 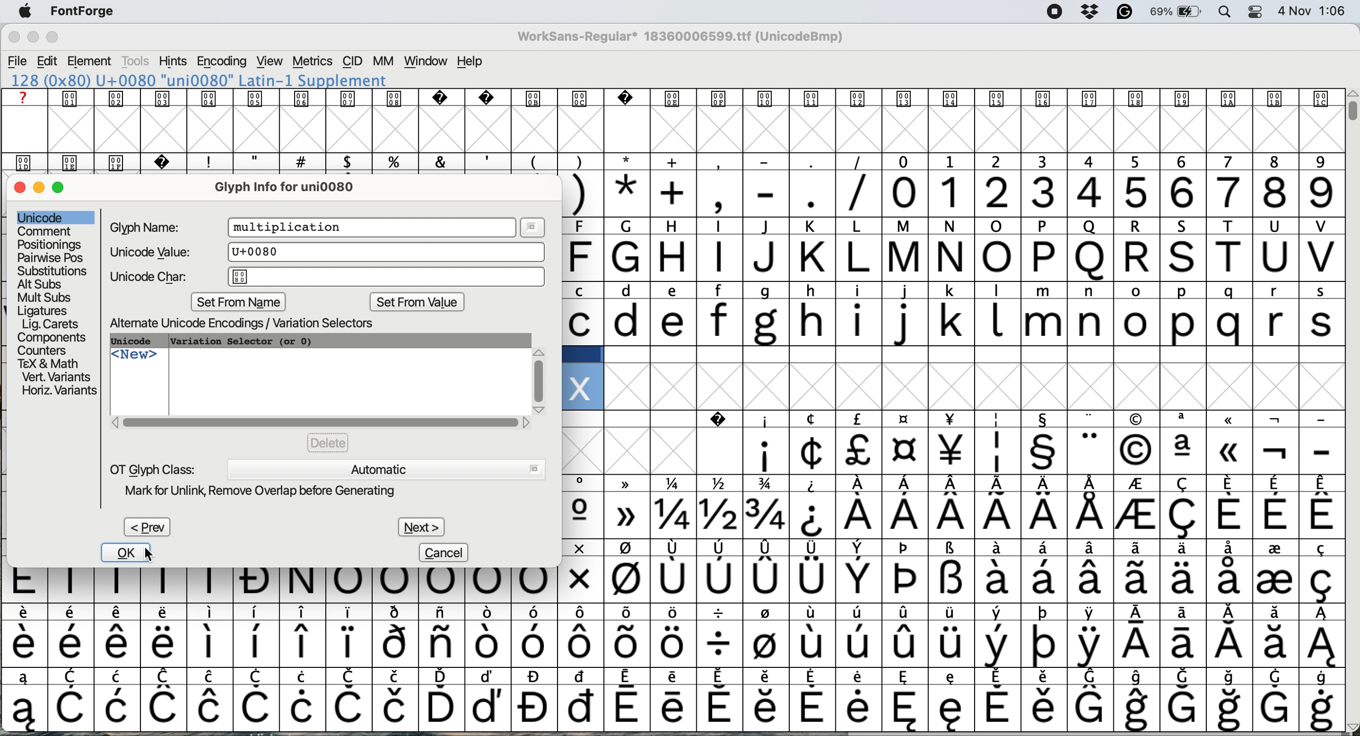 I want to click on special characters, so click(x=951, y=485).